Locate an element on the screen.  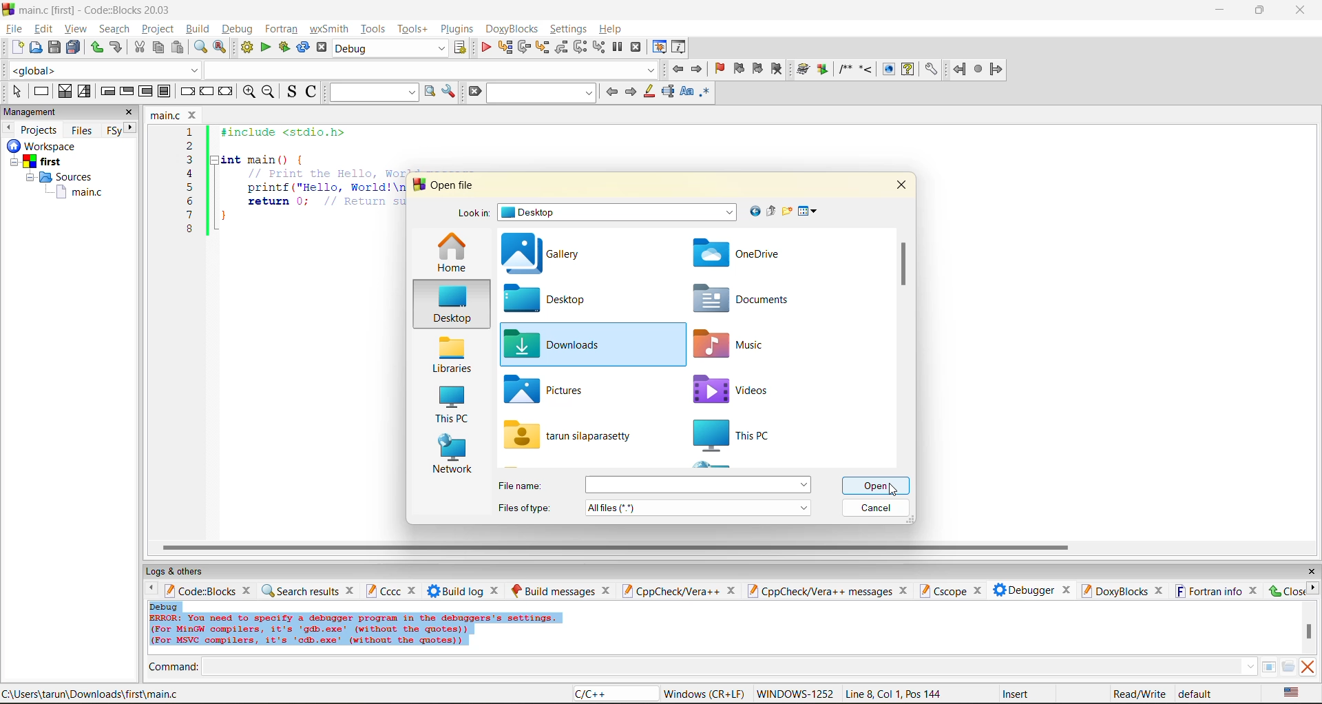
close is located at coordinates (194, 115).